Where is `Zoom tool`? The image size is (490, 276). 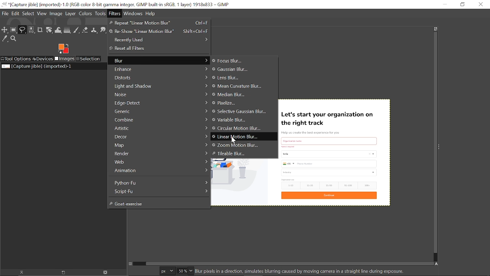 Zoom tool is located at coordinates (15, 39).